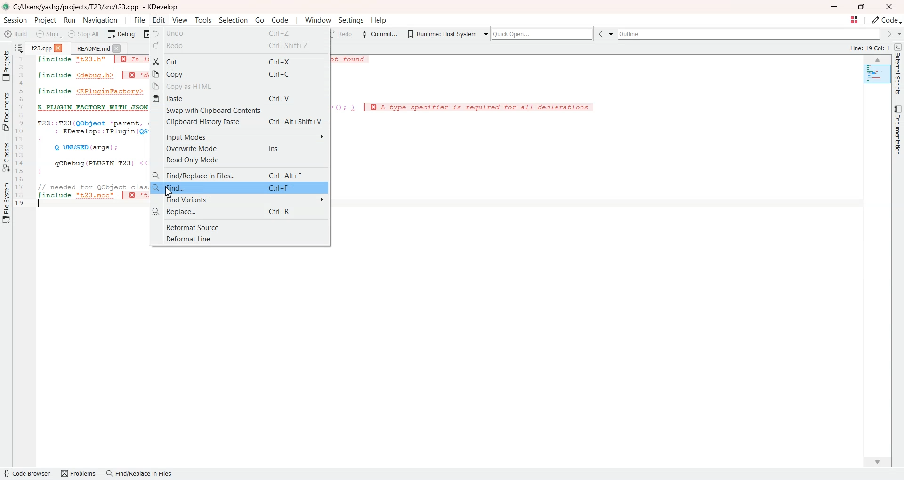  I want to click on Find, so click(240, 187).